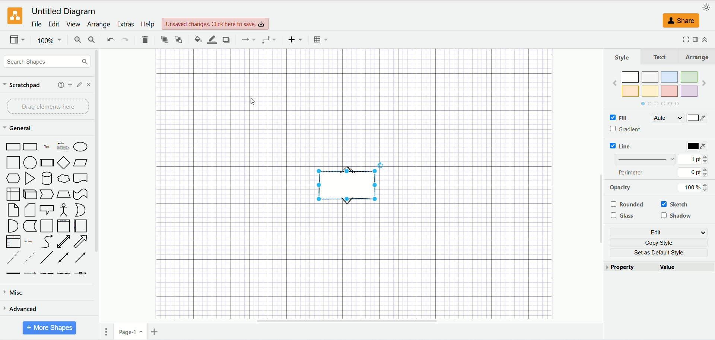  Describe the element at coordinates (17, 39) in the screenshot. I see `view` at that location.